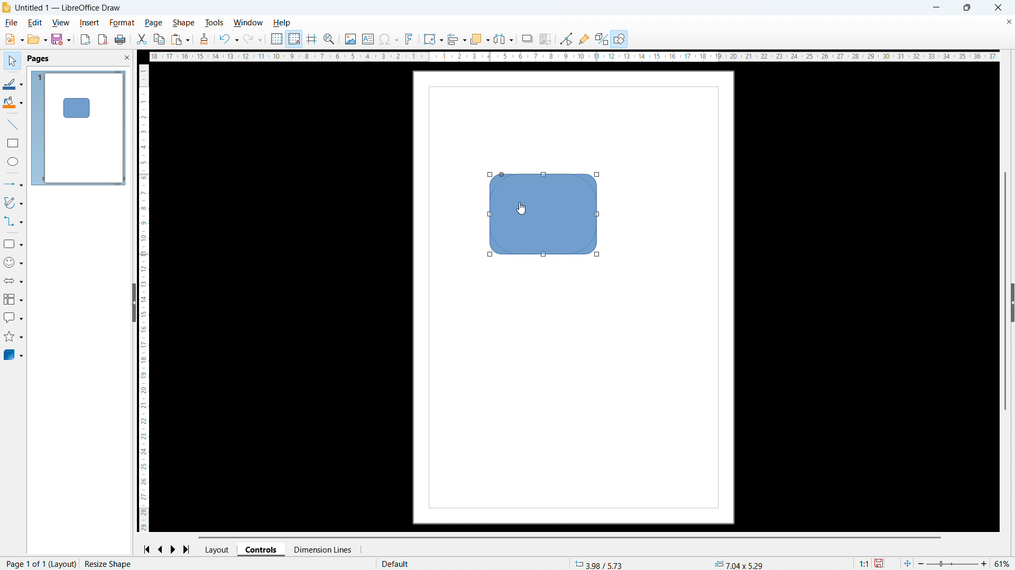  I want to click on Edit , so click(34, 22).